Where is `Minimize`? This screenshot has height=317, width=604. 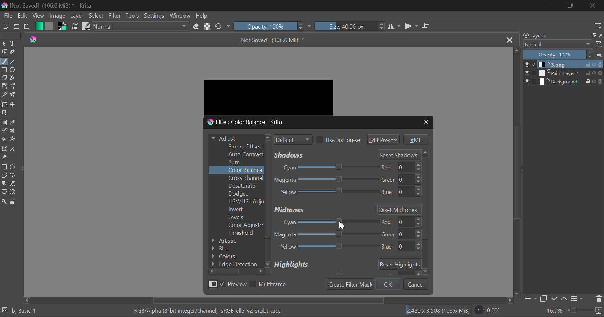
Minimize is located at coordinates (570, 5).